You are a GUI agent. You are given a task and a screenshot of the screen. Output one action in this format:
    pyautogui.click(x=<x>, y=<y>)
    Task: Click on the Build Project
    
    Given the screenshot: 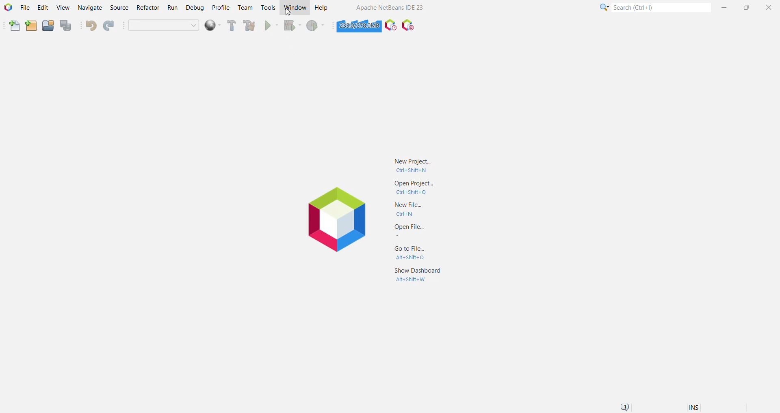 What is the action you would take?
    pyautogui.click(x=232, y=26)
    